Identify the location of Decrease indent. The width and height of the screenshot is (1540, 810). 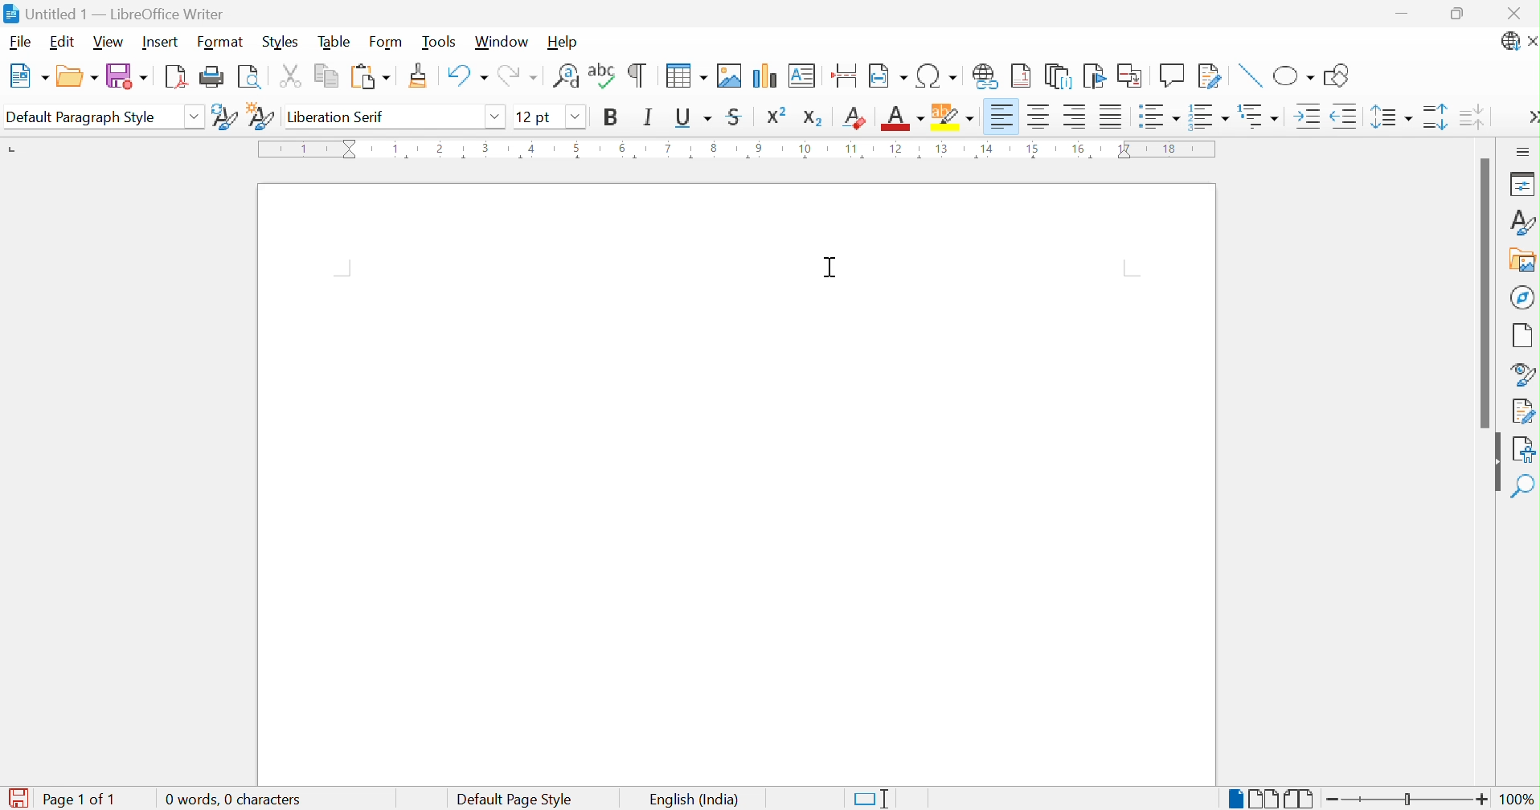
(1345, 116).